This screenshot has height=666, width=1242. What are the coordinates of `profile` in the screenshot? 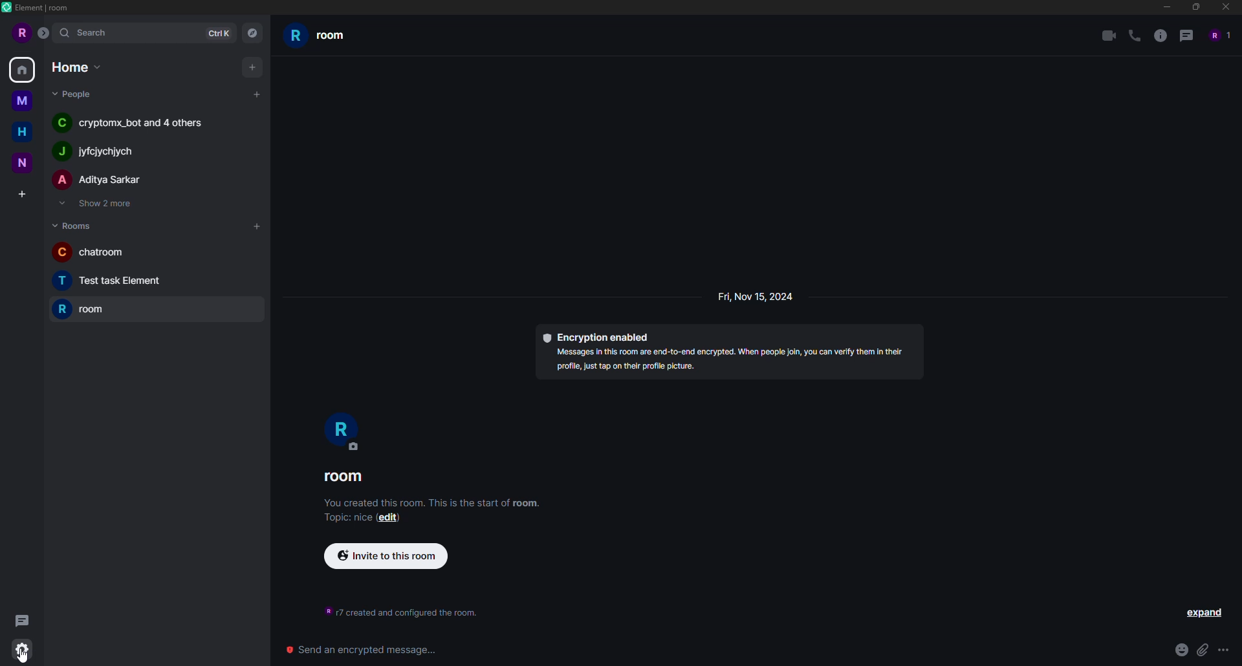 It's located at (20, 34).